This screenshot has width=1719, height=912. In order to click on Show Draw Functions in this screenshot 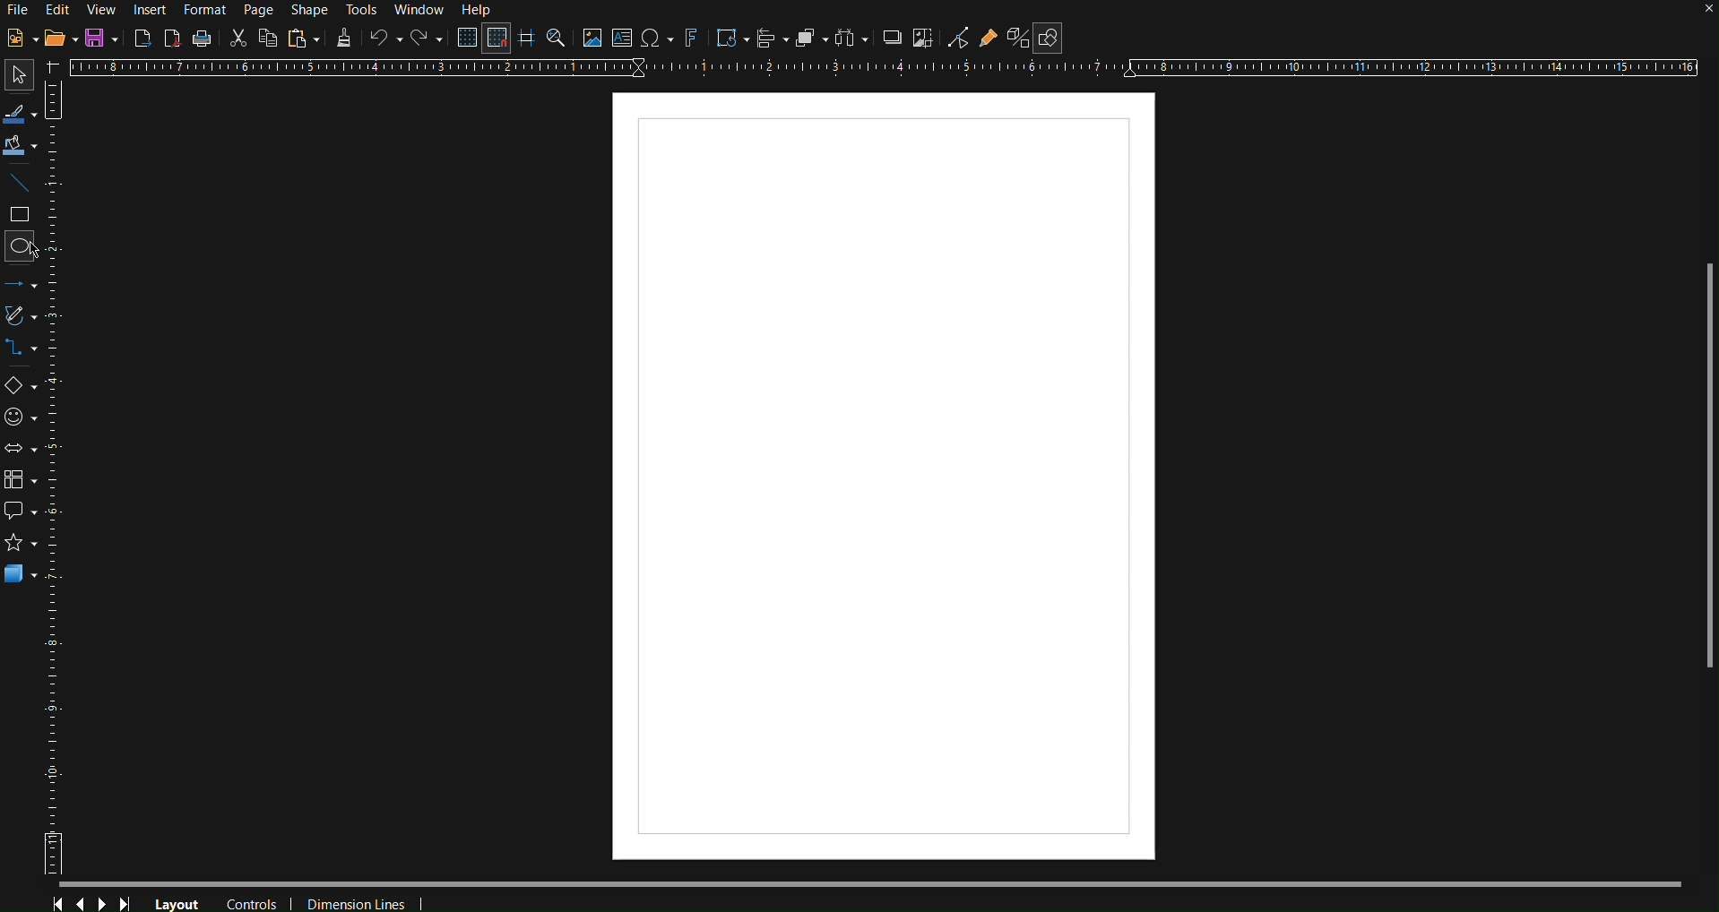, I will do `click(1047, 39)`.